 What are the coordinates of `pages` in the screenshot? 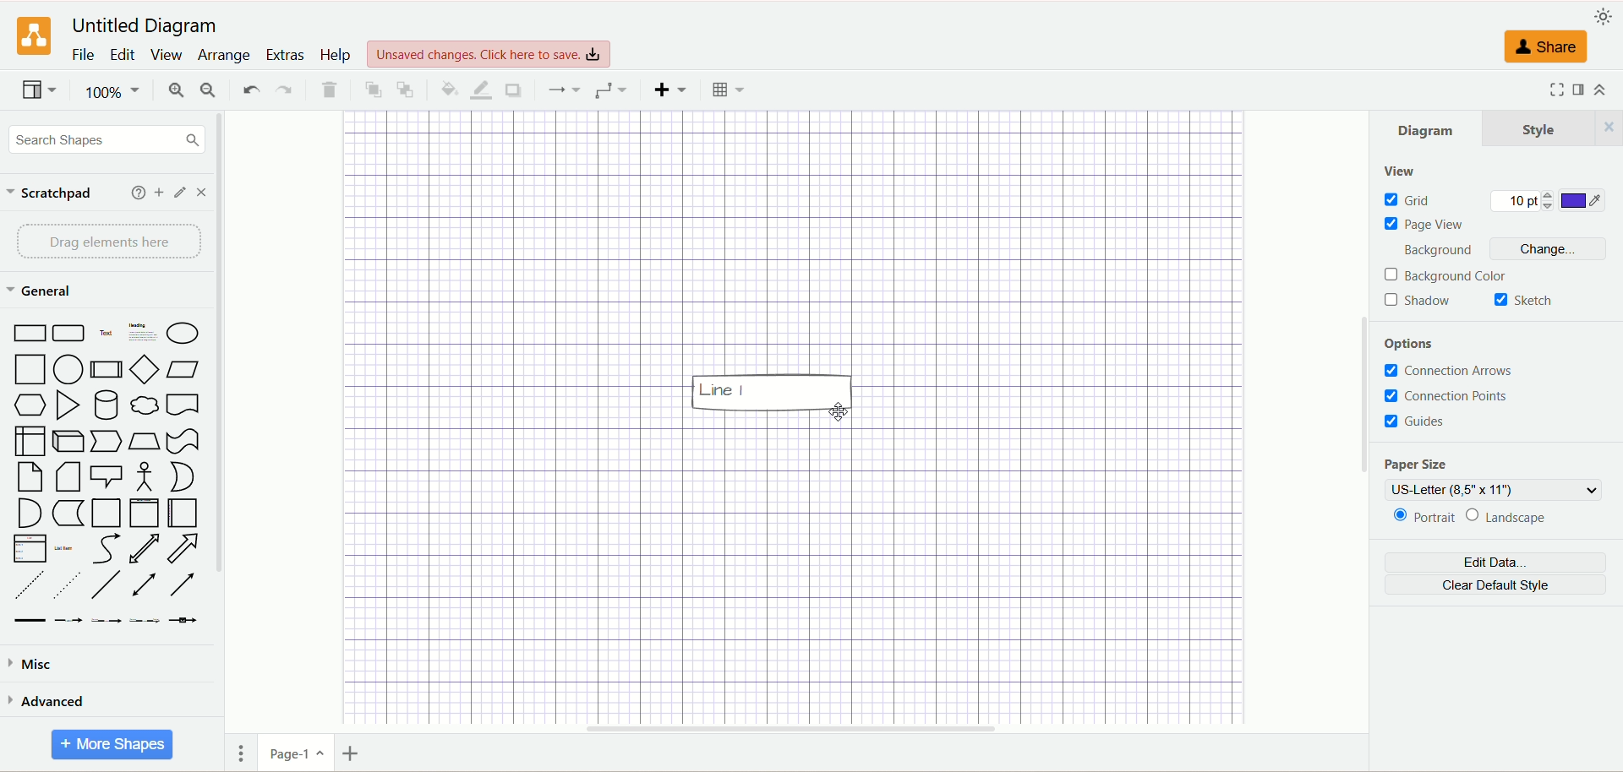 It's located at (239, 758).